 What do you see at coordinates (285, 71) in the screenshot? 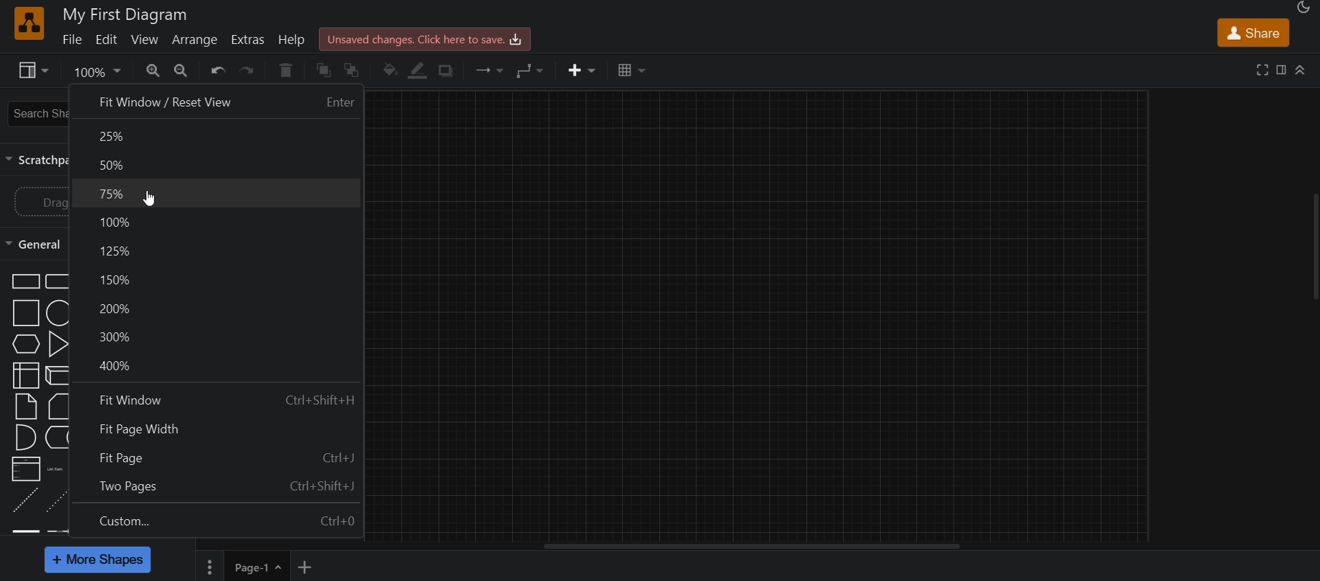
I see `delete` at bounding box center [285, 71].